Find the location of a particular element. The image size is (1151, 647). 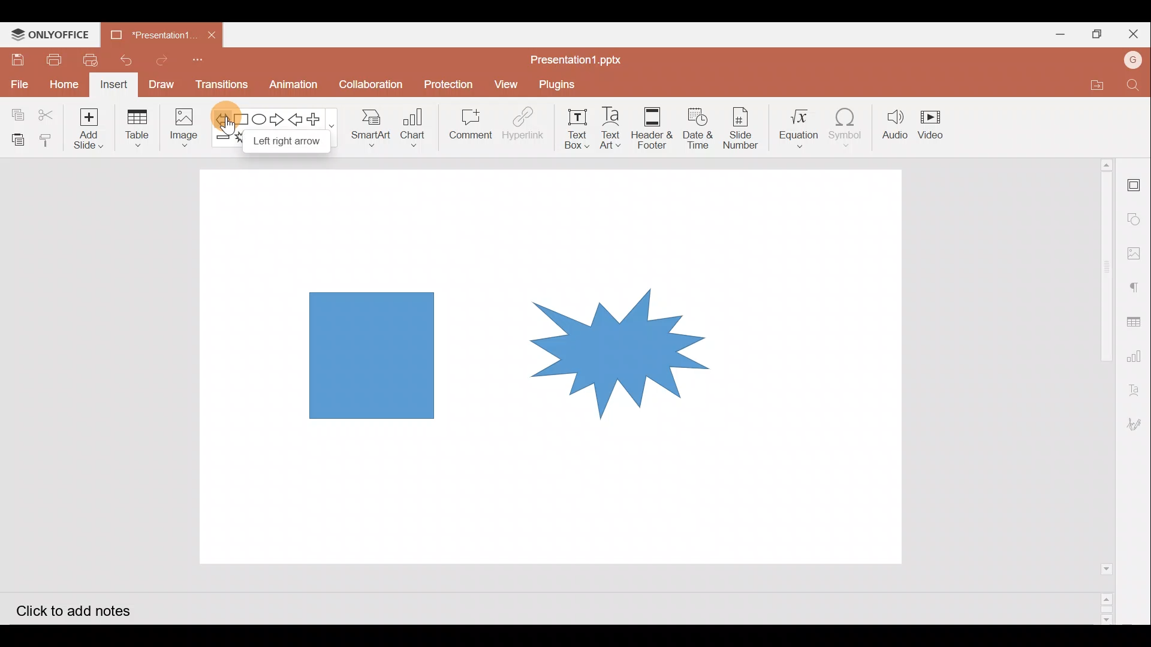

Scroll bar is located at coordinates (1101, 391).